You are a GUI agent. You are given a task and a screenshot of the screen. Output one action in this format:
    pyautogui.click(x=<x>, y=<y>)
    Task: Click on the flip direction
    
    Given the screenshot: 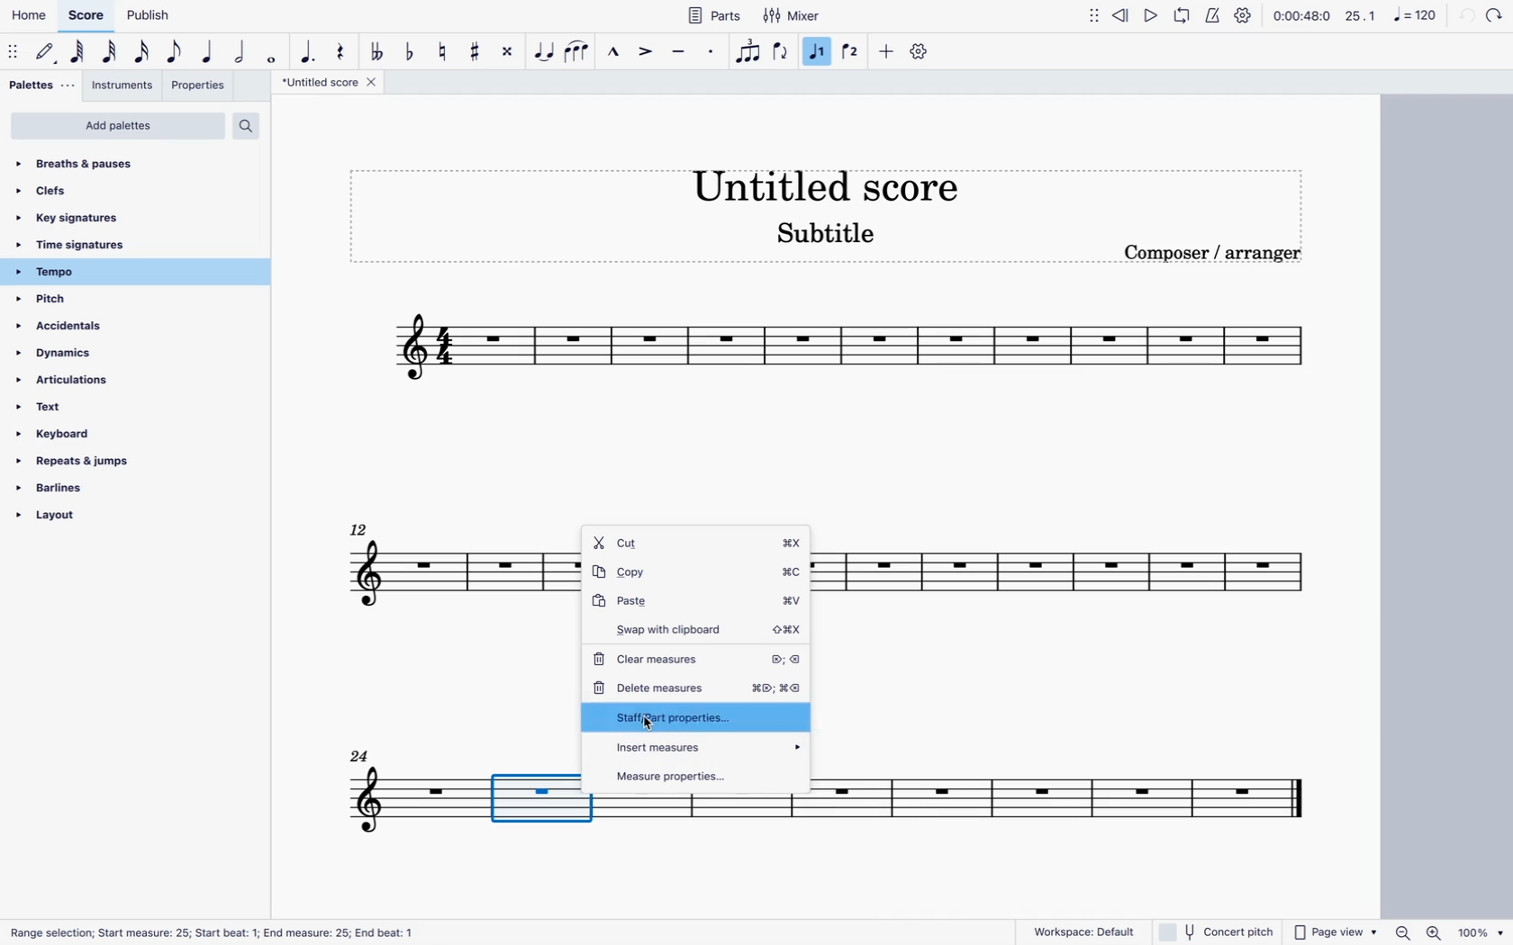 What is the action you would take?
    pyautogui.click(x=780, y=51)
    